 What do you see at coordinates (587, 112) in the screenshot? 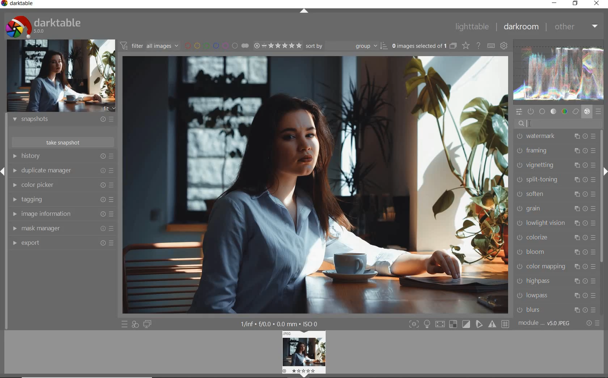
I see `effect` at bounding box center [587, 112].